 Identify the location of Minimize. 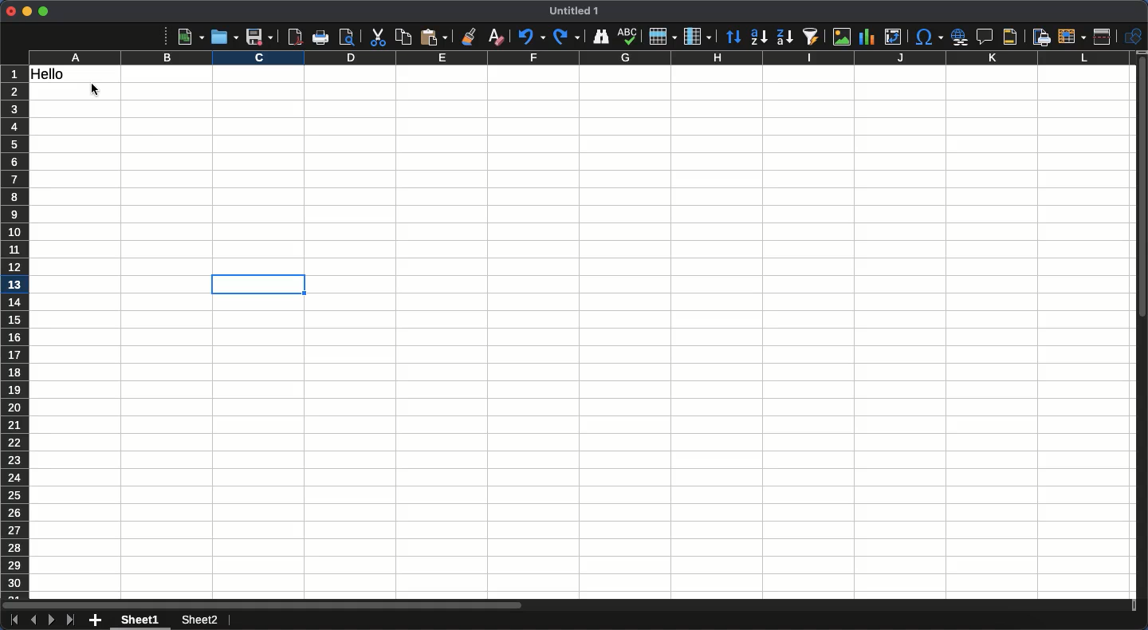
(27, 12).